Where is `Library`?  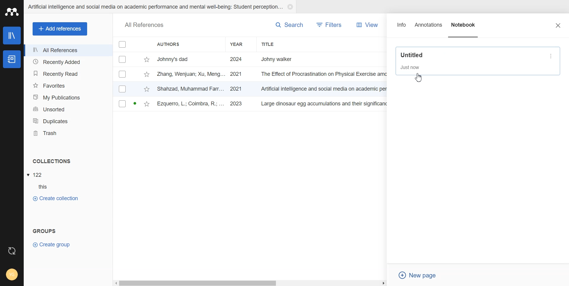
Library is located at coordinates (12, 36).